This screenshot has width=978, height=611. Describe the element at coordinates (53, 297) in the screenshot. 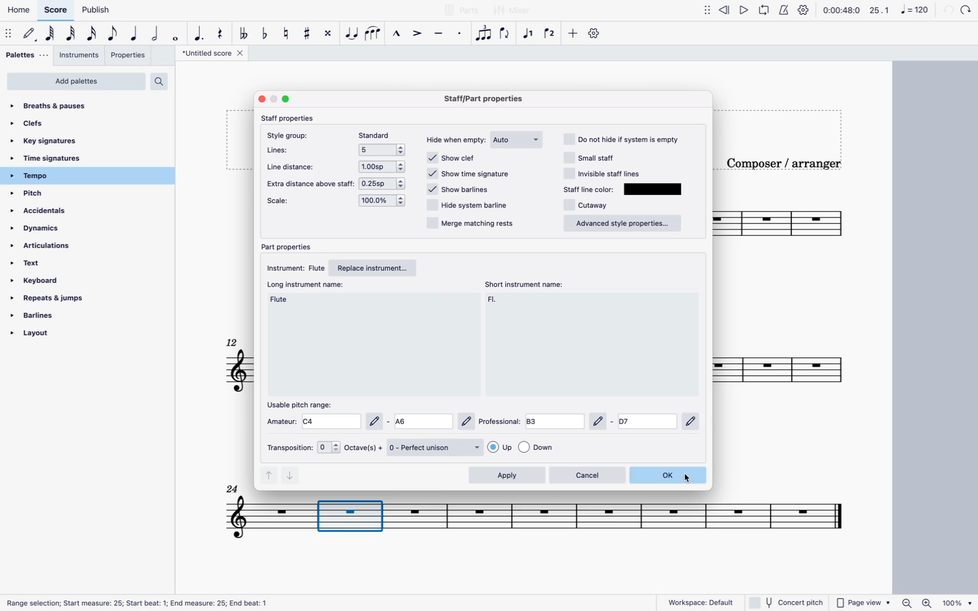

I see `repeats & jumps` at that location.